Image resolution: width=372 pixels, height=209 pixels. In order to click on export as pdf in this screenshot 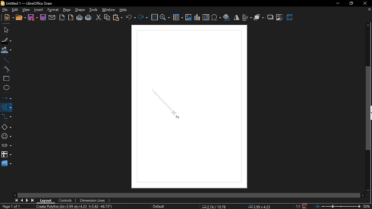, I will do `click(71, 18)`.